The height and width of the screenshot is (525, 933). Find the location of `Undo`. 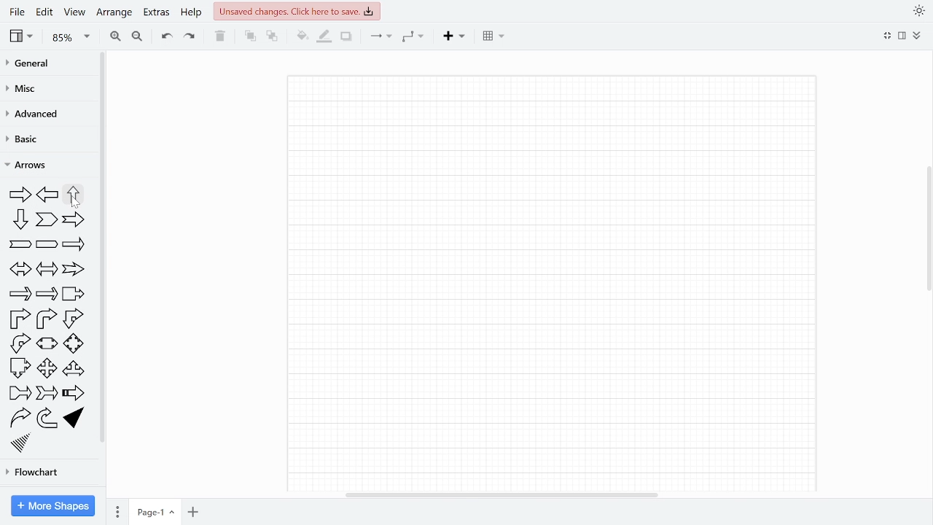

Undo is located at coordinates (165, 37).